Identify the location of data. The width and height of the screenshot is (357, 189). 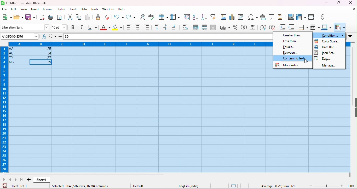
(84, 9).